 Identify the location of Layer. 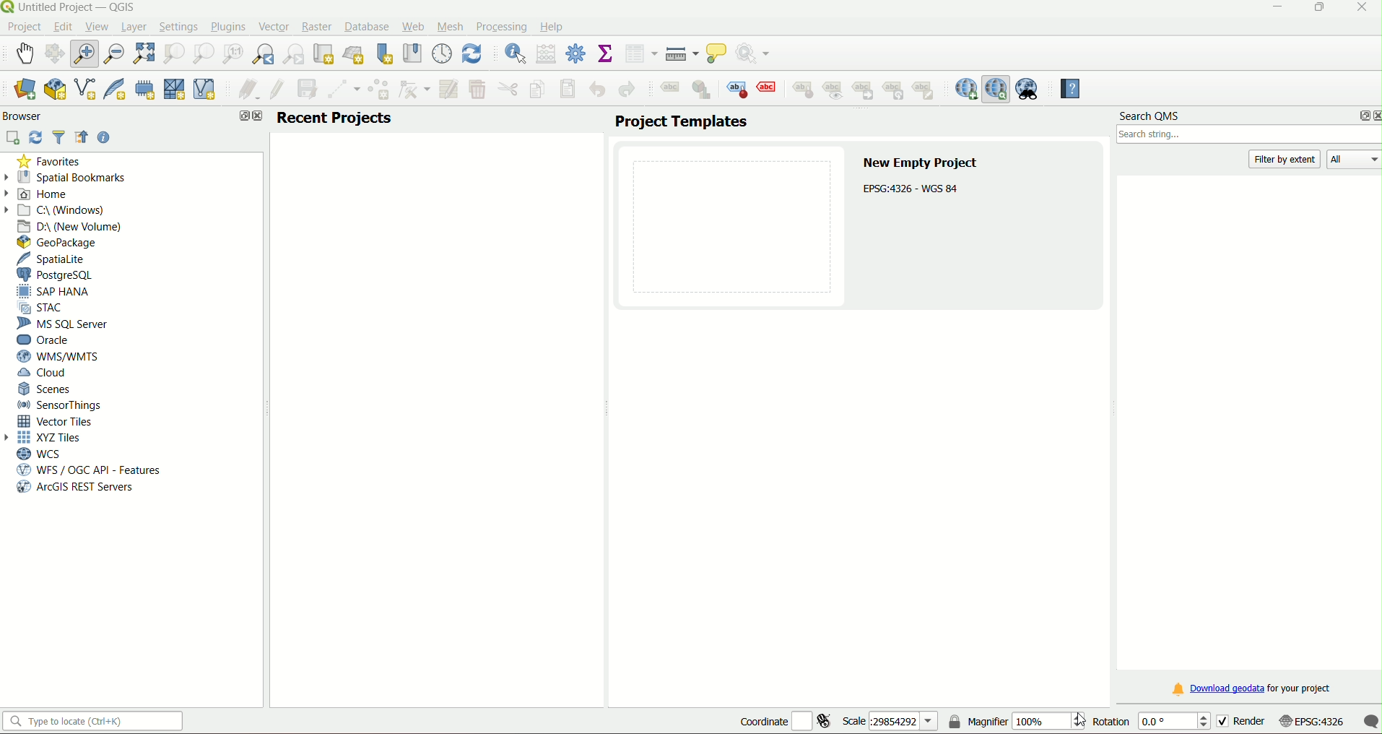
(134, 27).